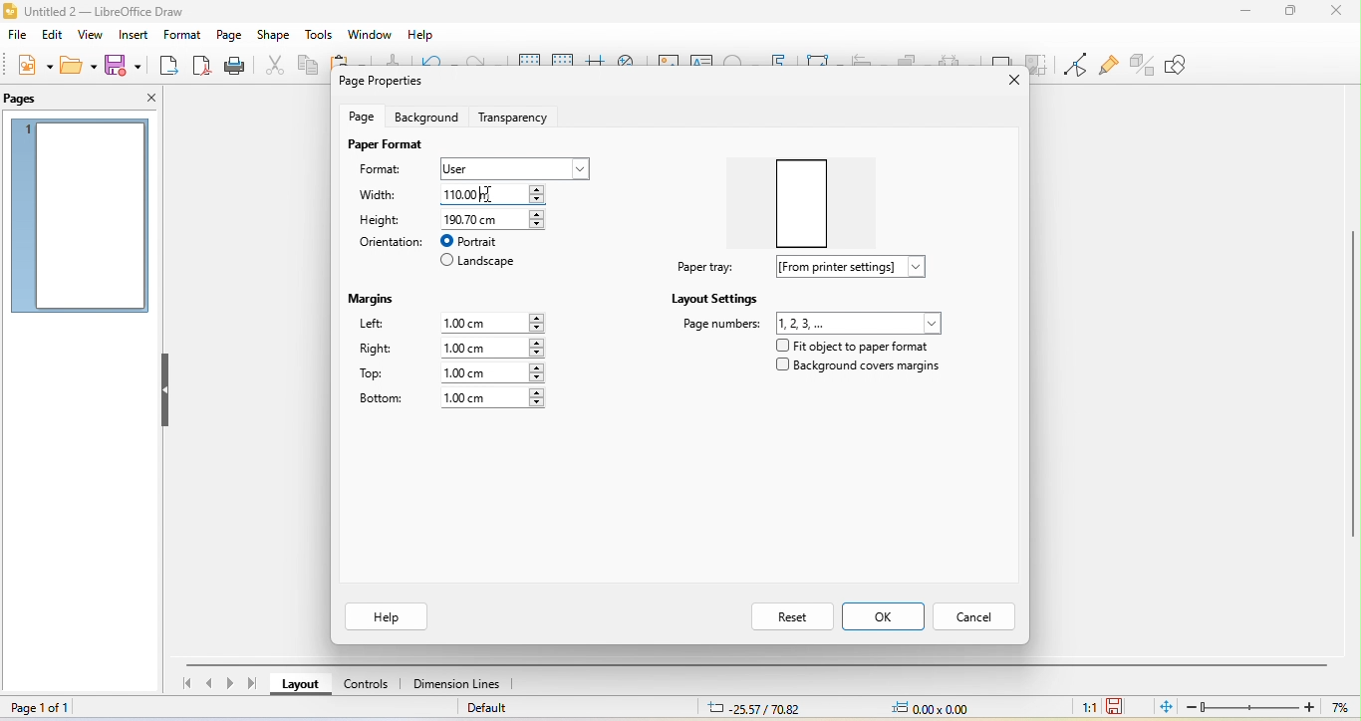 The image size is (1361, 721). What do you see at coordinates (790, 615) in the screenshot?
I see `reset` at bounding box center [790, 615].